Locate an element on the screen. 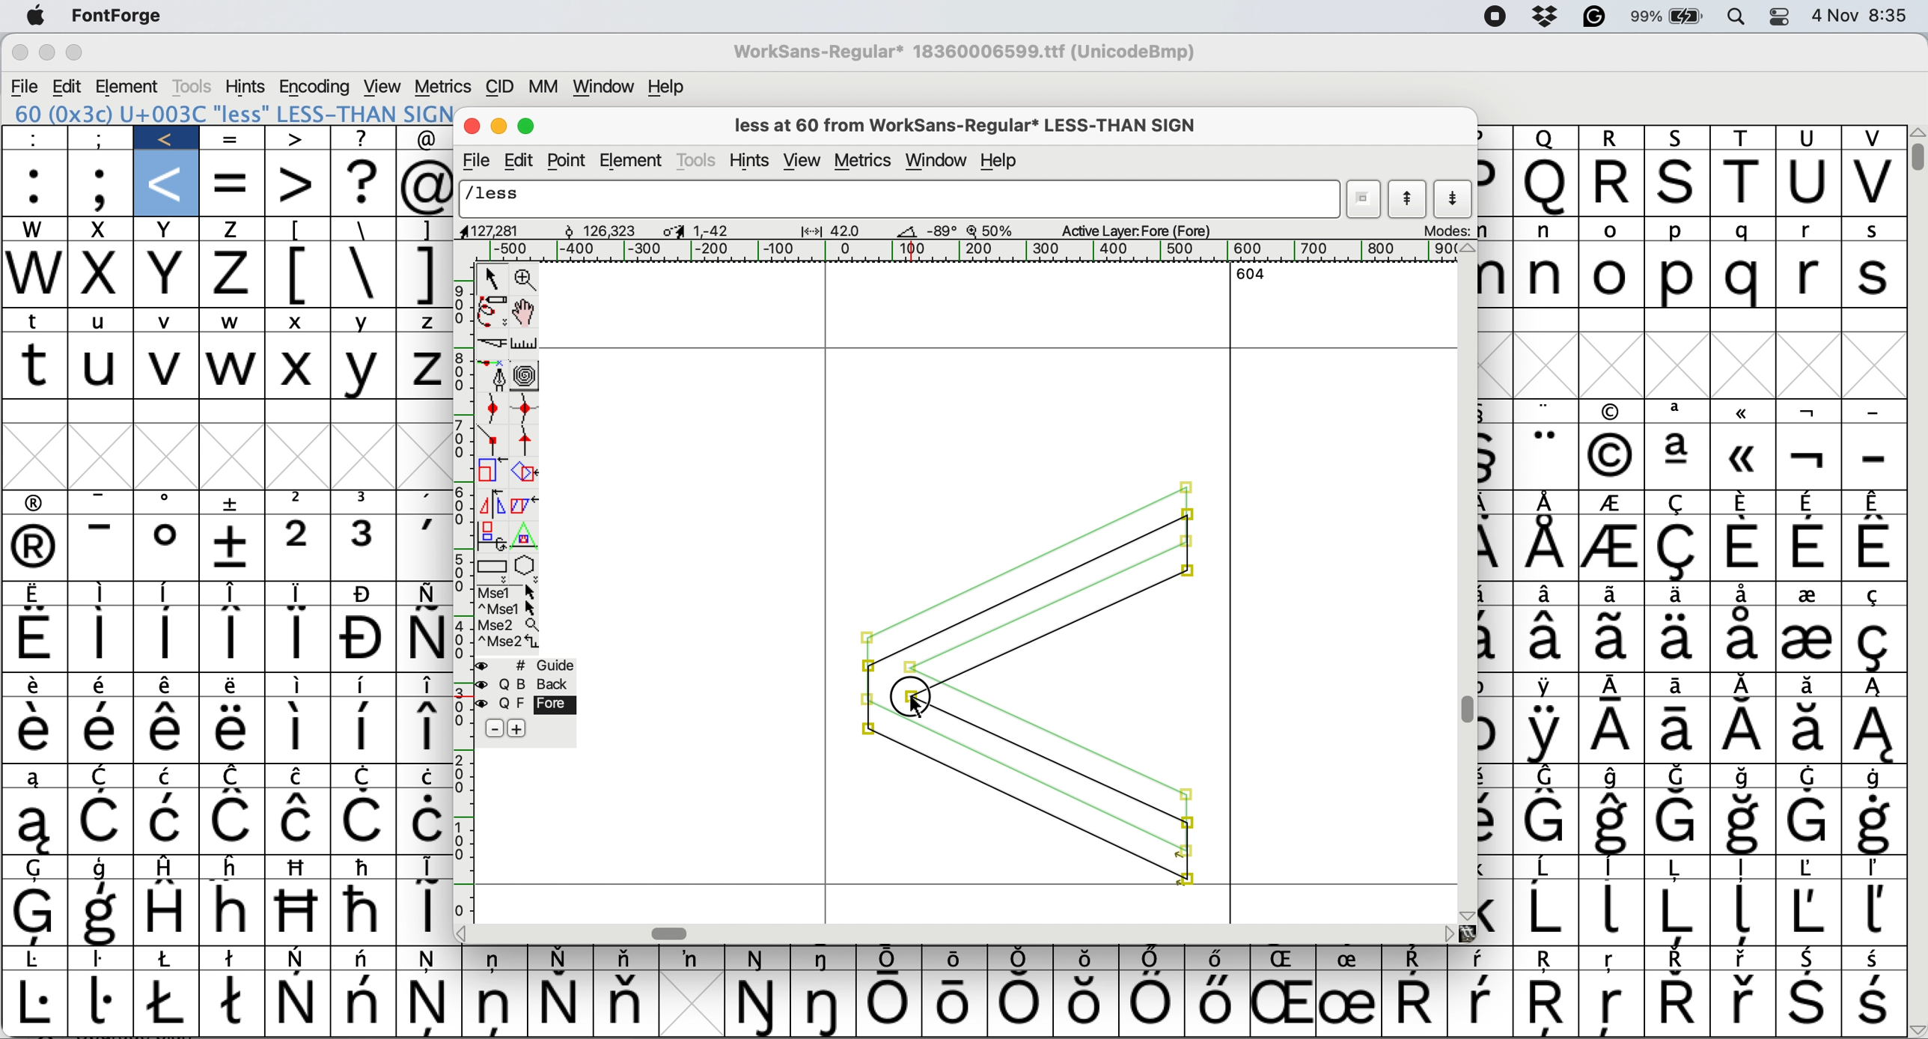 Image resolution: width=1928 pixels, height=1039 pixels. rotate selection in 3d and project it back to plane is located at coordinates (492, 533).